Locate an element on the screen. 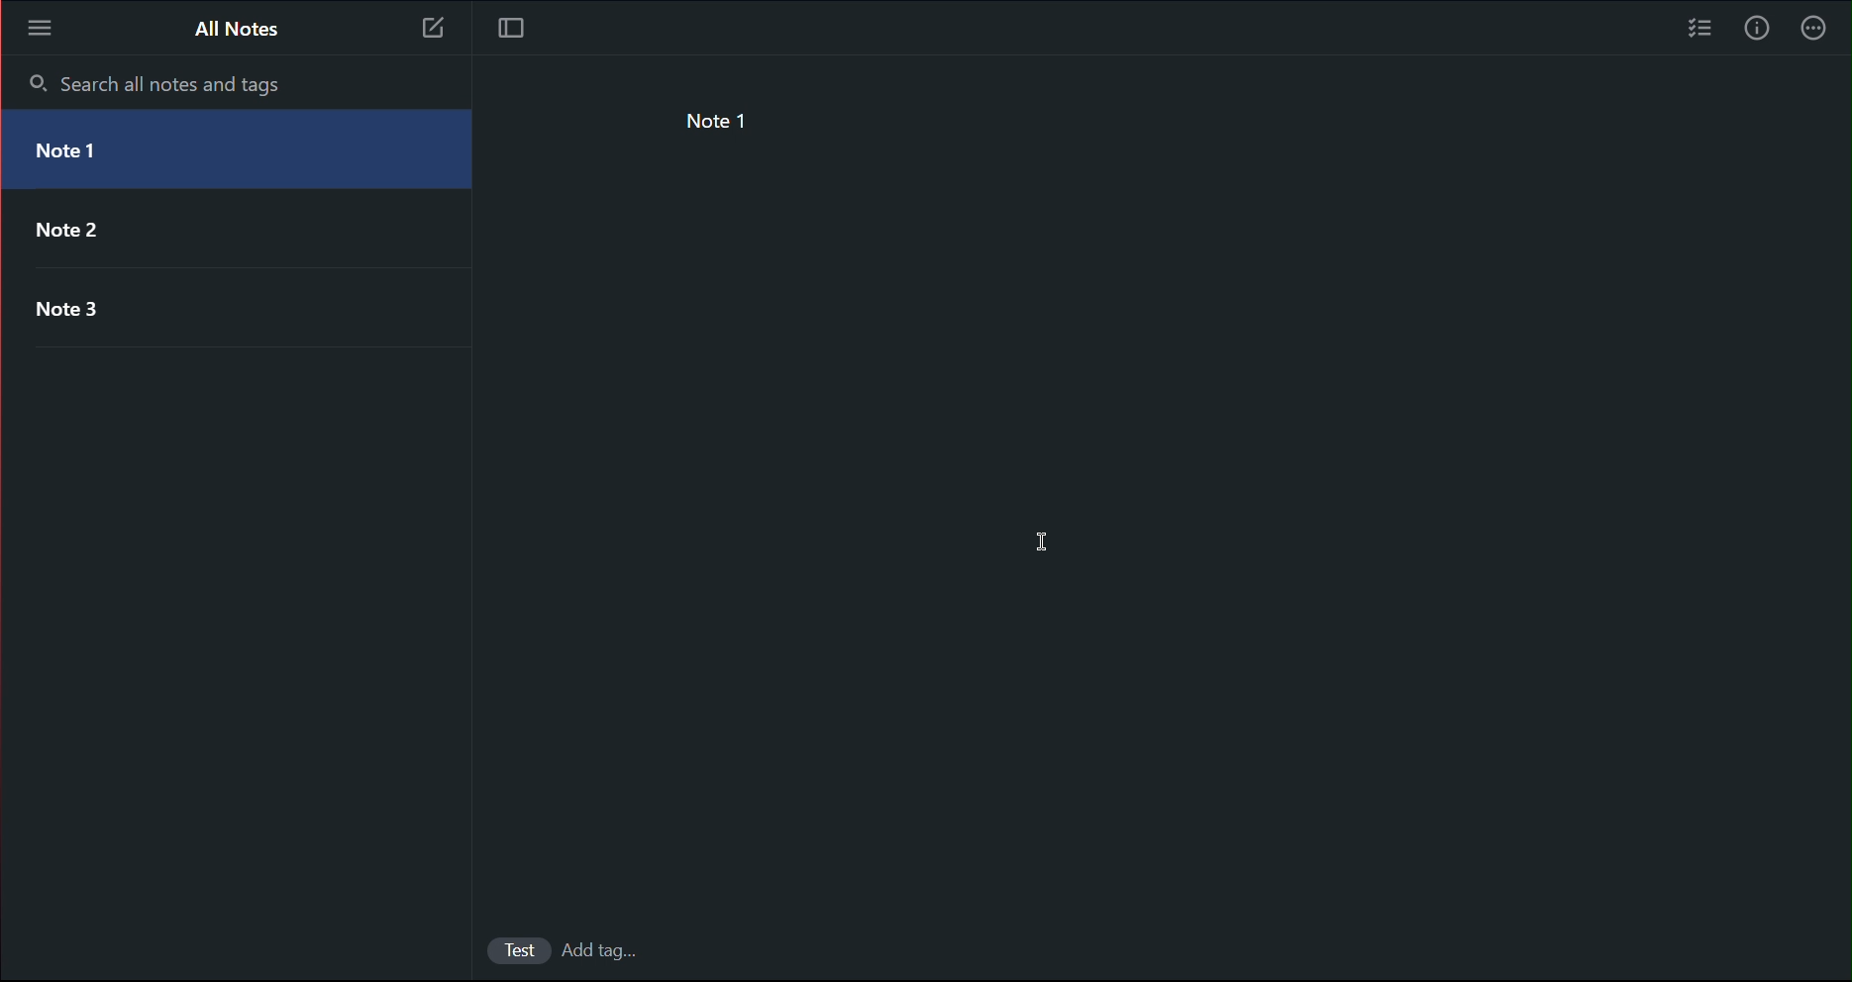  Note 1 is located at coordinates (243, 150).